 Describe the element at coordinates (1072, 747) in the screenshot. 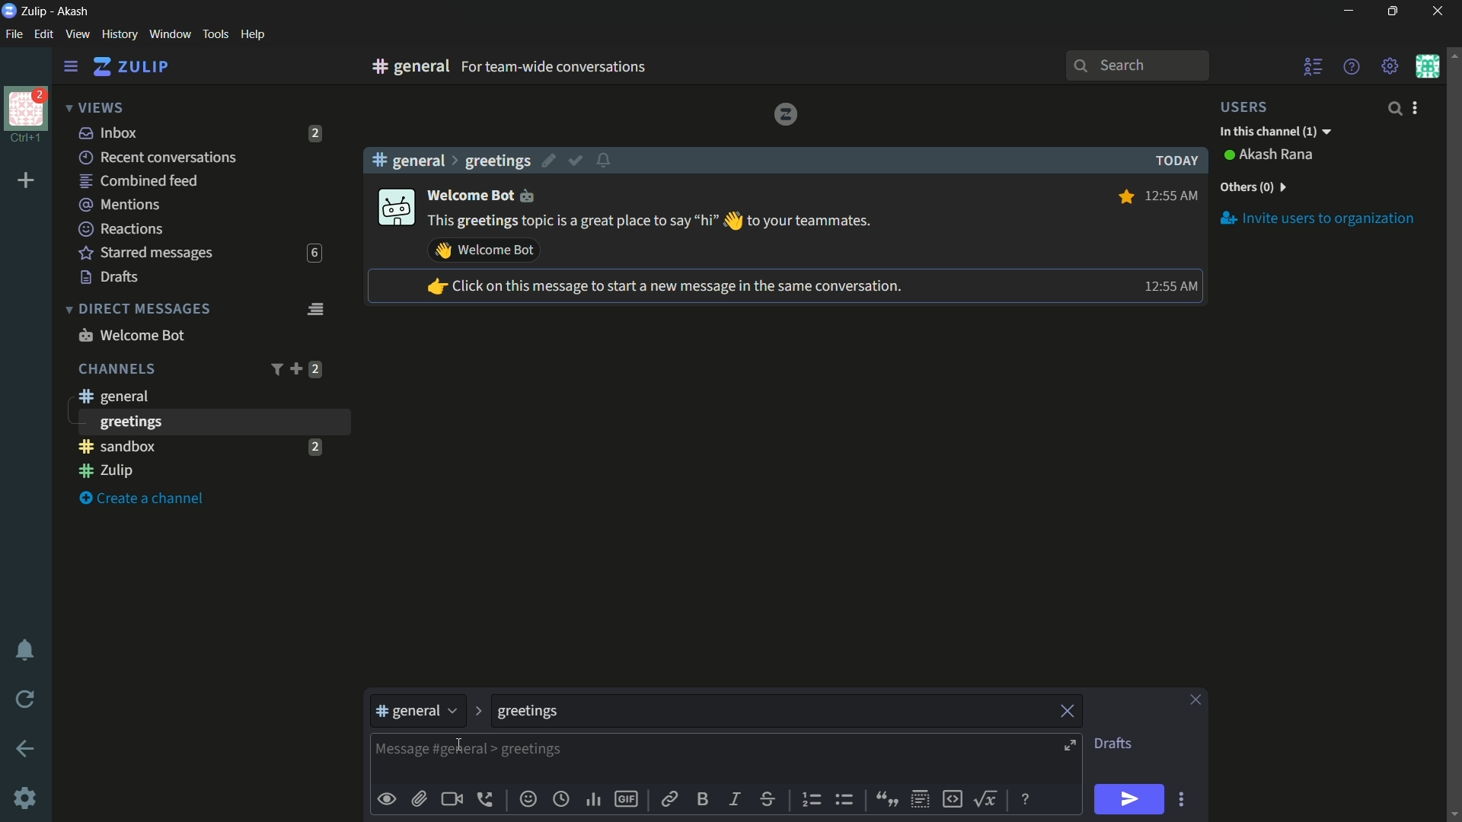

I see `expand` at that location.